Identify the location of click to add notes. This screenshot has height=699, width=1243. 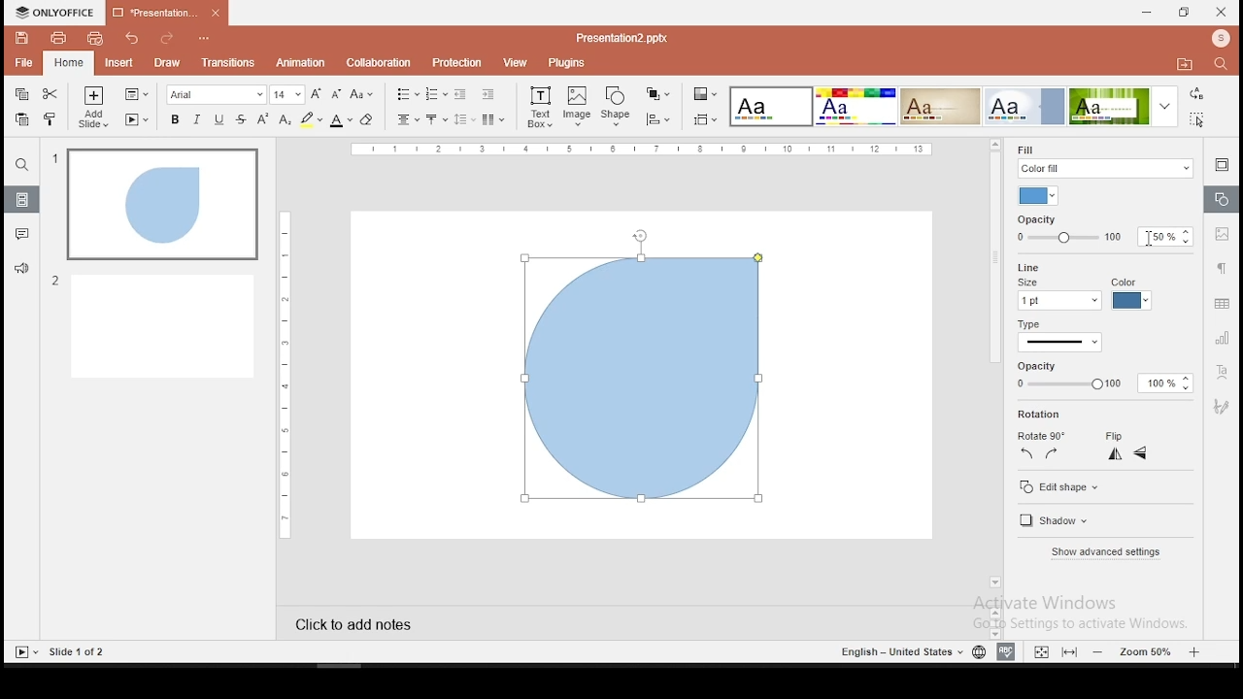
(369, 621).